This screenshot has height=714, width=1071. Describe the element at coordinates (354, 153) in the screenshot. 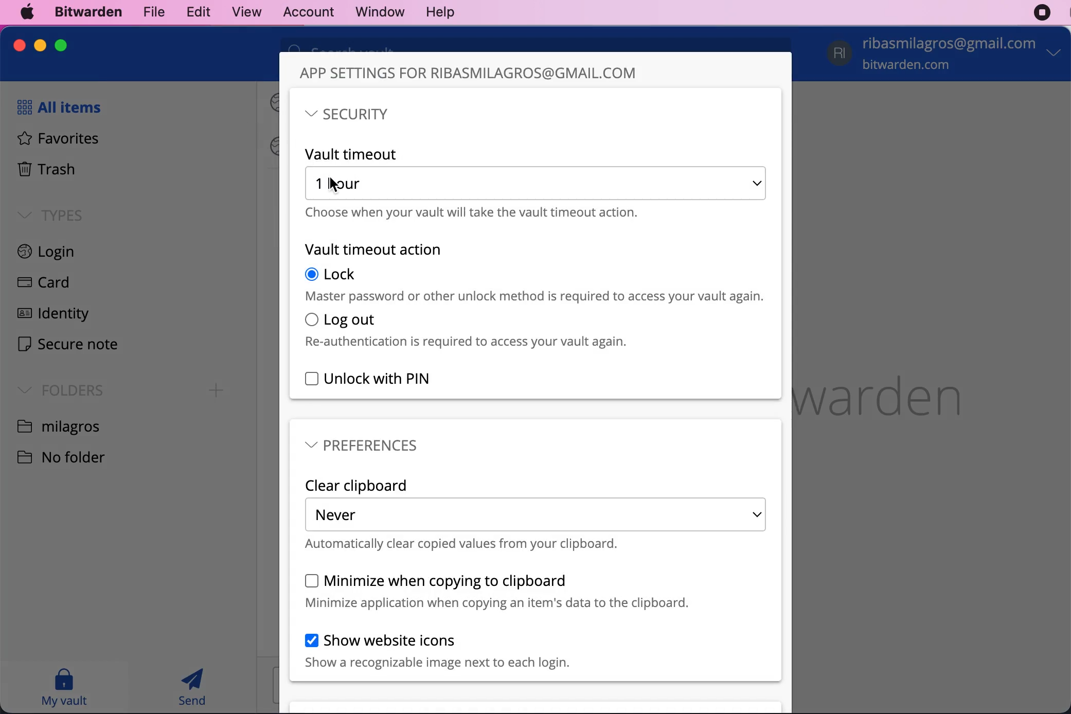

I see `vault timeout` at that location.